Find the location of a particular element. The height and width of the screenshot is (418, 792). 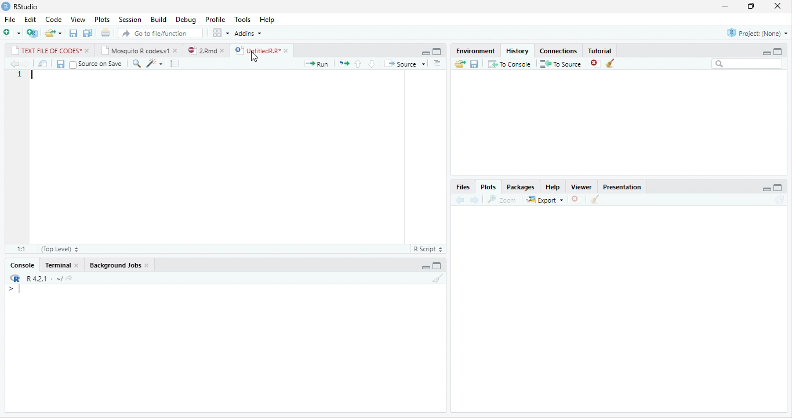

save is located at coordinates (475, 63).